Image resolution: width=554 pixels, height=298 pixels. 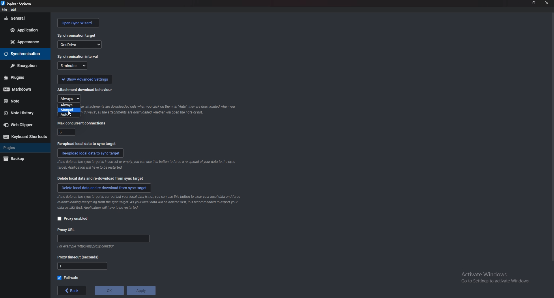 What do you see at coordinates (546, 3) in the screenshot?
I see `close` at bounding box center [546, 3].